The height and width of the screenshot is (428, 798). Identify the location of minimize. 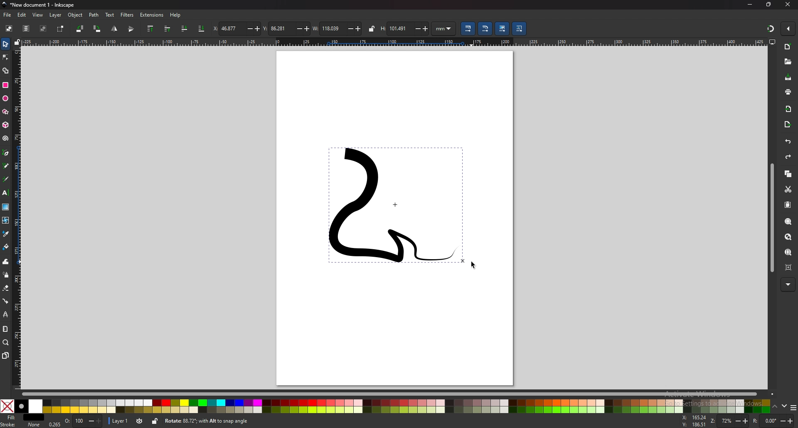
(750, 4).